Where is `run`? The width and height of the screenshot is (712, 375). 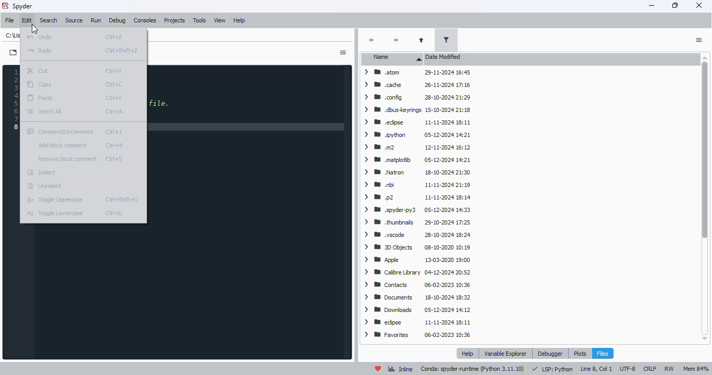 run is located at coordinates (95, 20).